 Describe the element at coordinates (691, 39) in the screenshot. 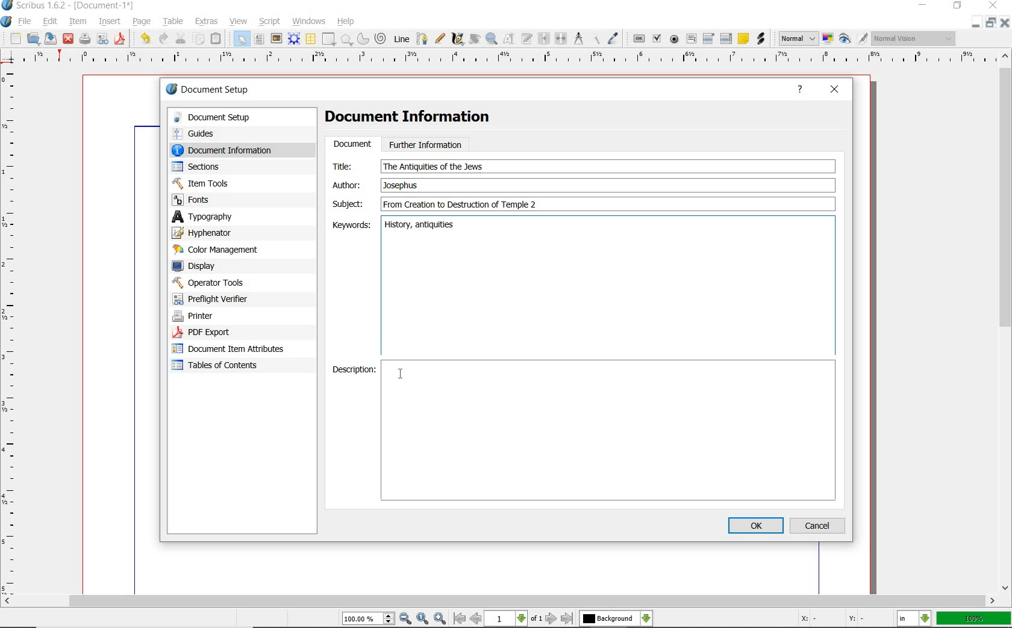

I see `pdf text field` at that location.